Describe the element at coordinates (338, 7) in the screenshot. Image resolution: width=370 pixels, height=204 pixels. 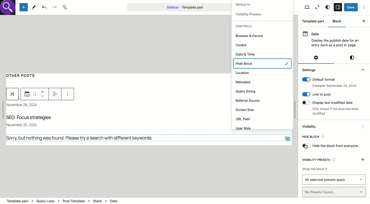
I see `Sidebar ` at that location.